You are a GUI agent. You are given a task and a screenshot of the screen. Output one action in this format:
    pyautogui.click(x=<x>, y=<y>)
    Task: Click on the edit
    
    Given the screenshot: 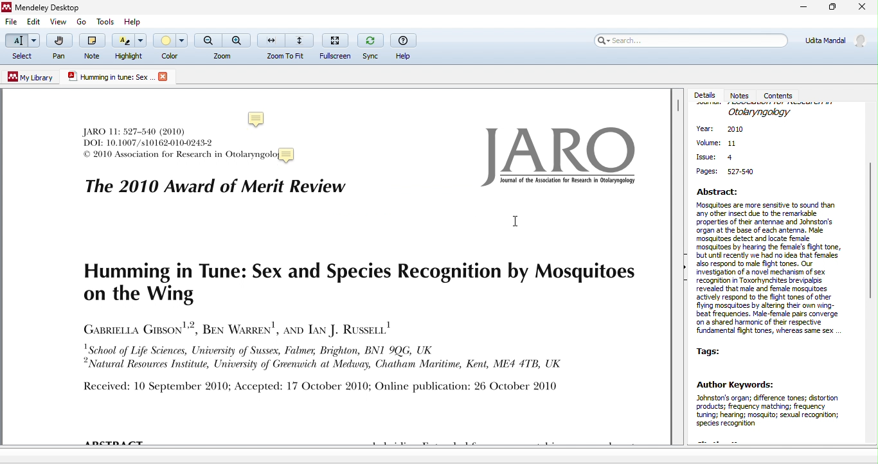 What is the action you would take?
    pyautogui.click(x=34, y=23)
    